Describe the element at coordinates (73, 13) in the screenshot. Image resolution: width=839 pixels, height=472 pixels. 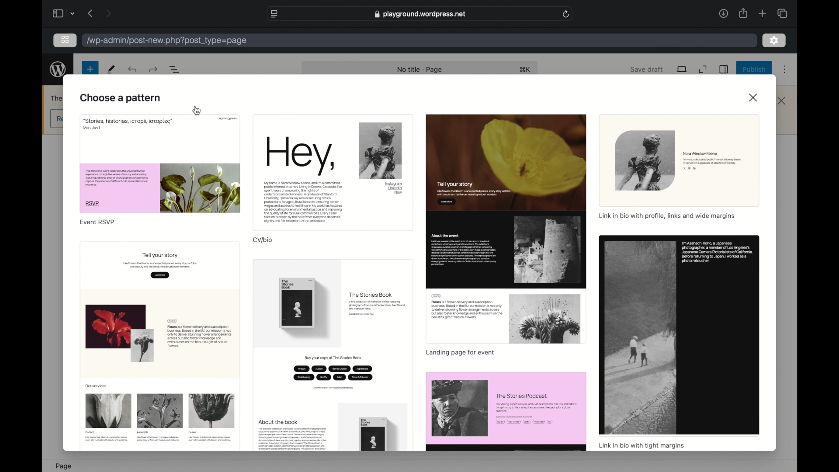
I see `dropdown` at that location.